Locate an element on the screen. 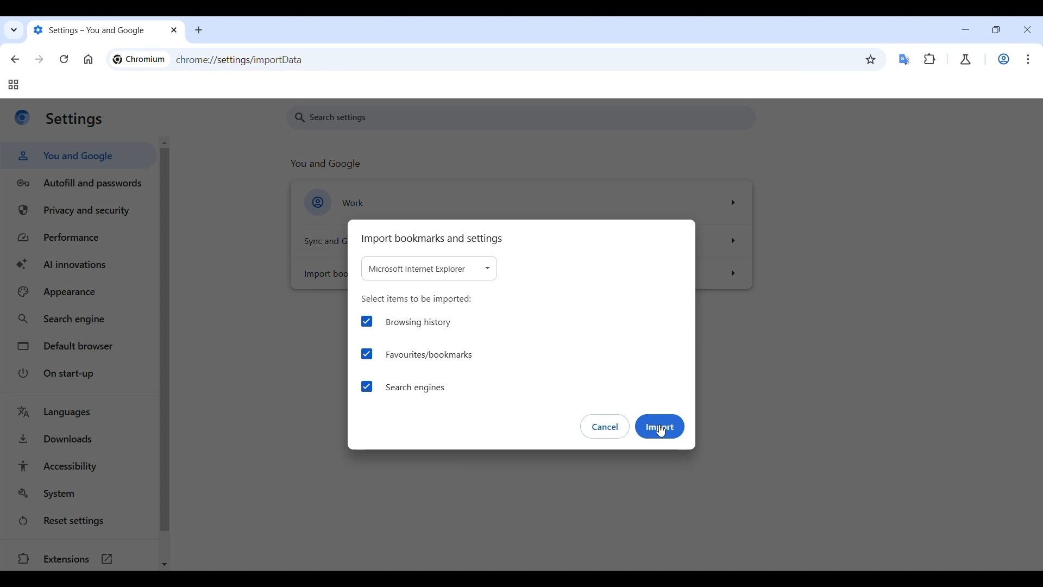  Show interface in a smaller tab is located at coordinates (995, 30).